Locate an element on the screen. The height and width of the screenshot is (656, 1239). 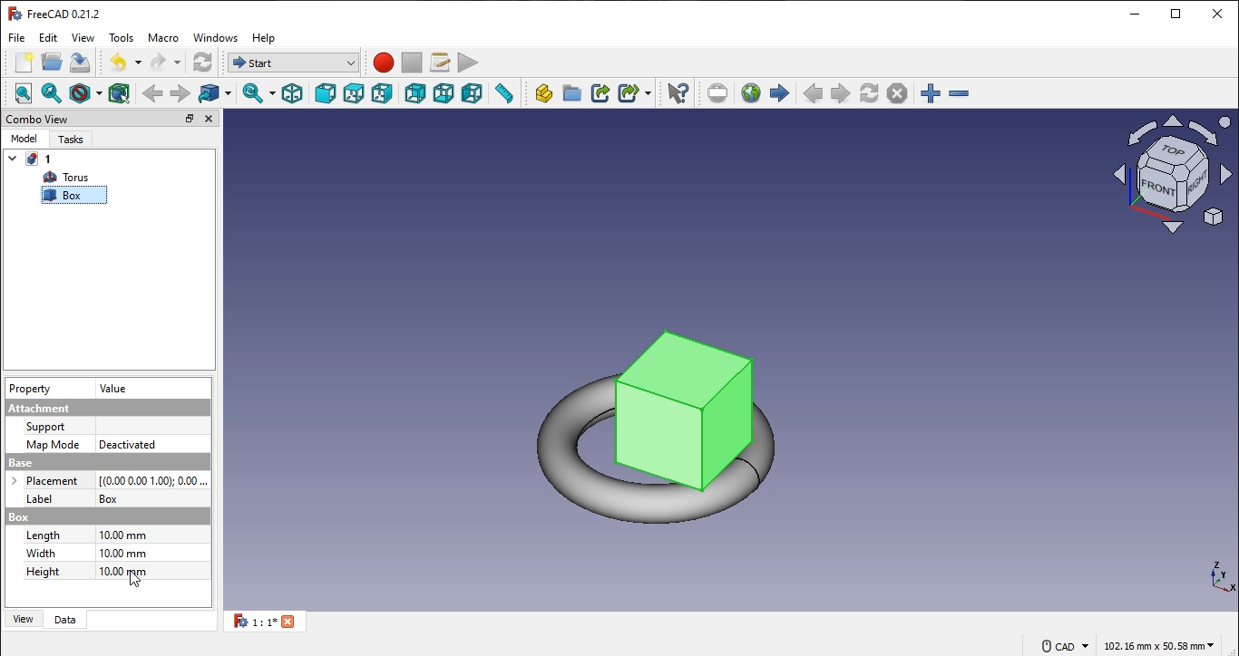
draw style is located at coordinates (87, 93).